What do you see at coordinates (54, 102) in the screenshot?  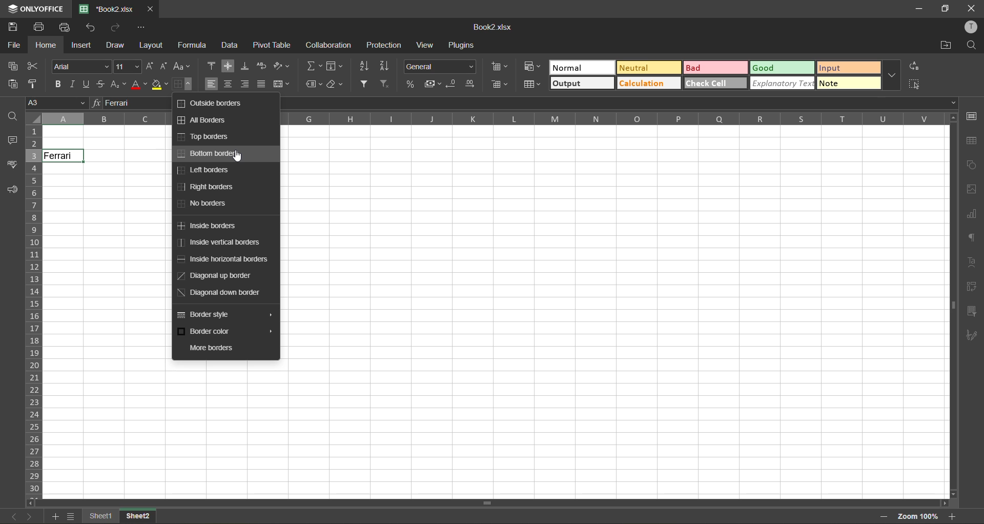 I see `cell address` at bounding box center [54, 102].